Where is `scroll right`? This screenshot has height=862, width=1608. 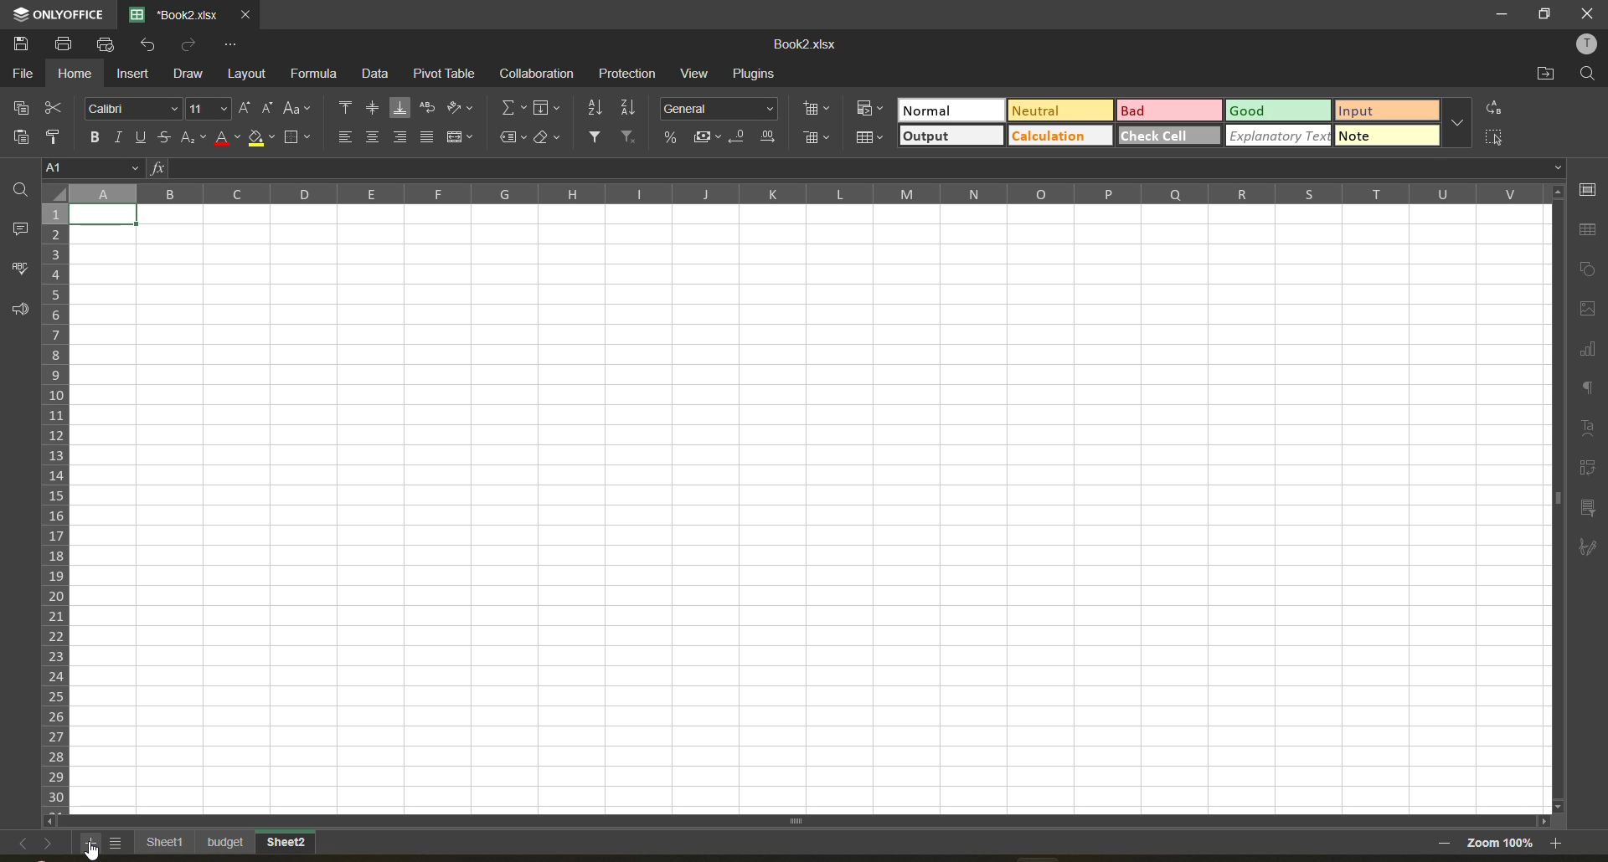 scroll right is located at coordinates (1541, 822).